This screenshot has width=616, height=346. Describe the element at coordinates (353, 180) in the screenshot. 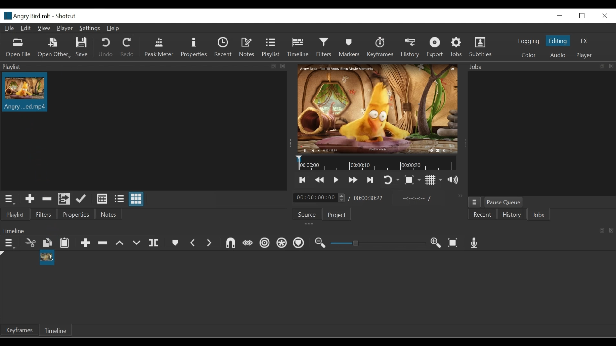

I see `Play forward quickly` at that location.